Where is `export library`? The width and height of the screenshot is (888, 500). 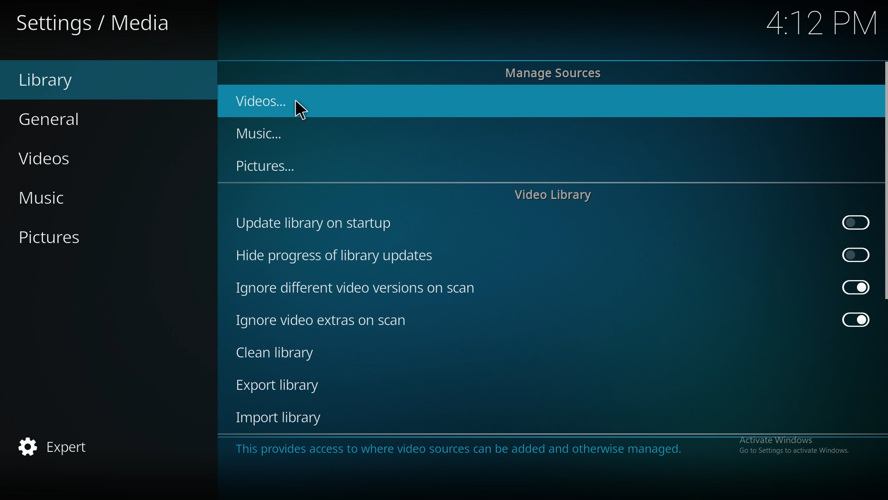 export library is located at coordinates (284, 384).